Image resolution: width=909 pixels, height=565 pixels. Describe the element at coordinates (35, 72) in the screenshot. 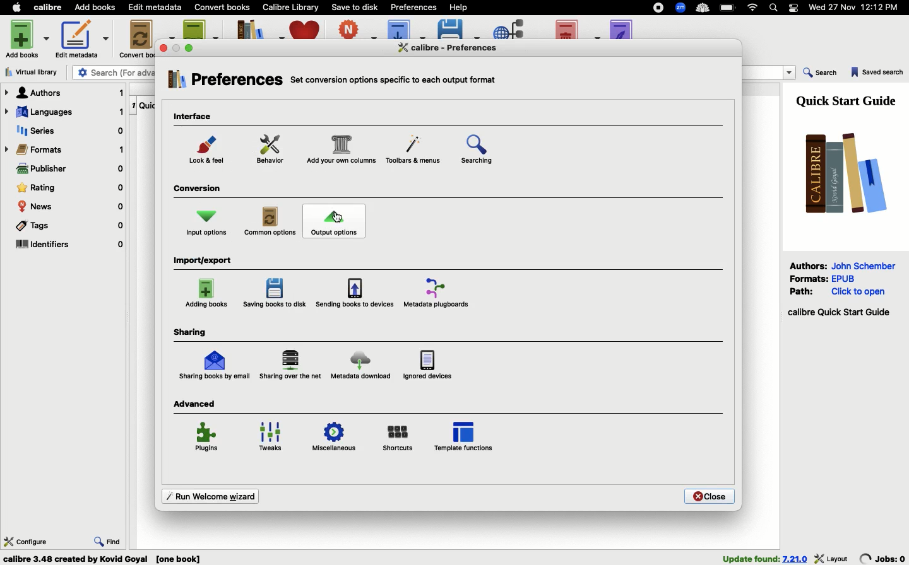

I see `Virtual library` at that location.